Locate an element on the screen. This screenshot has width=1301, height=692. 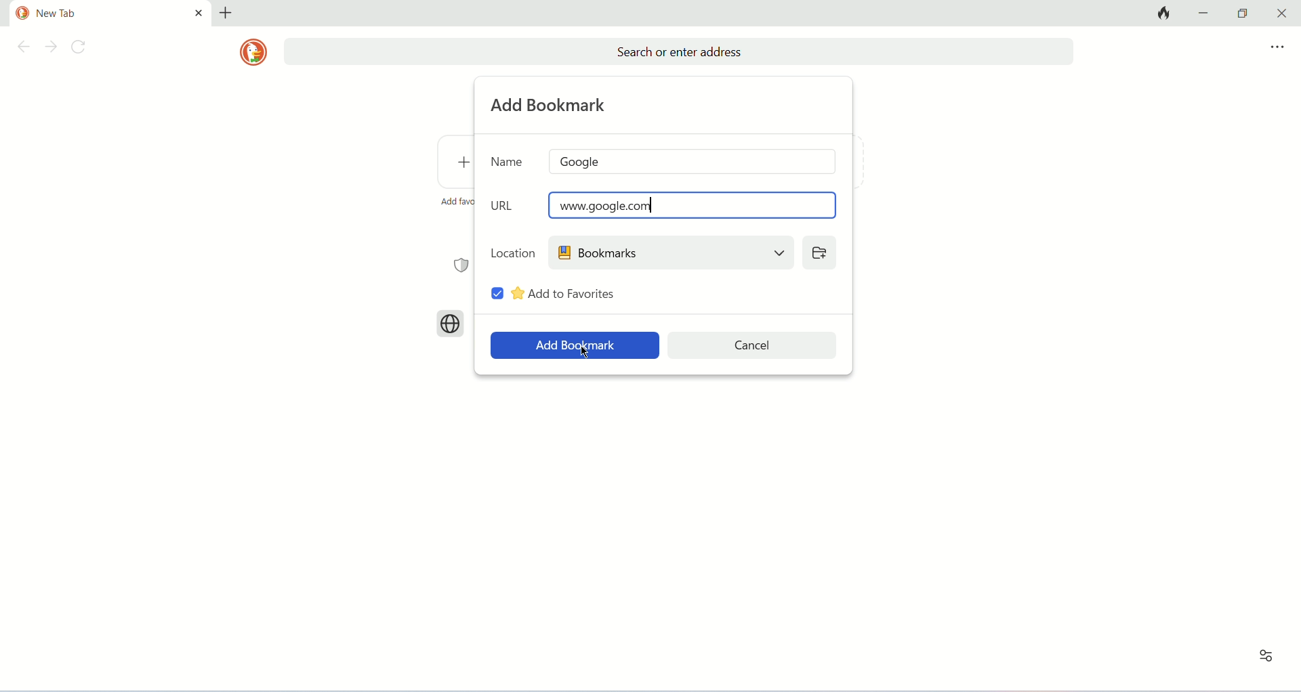
mouse cursor is located at coordinates (584, 352).